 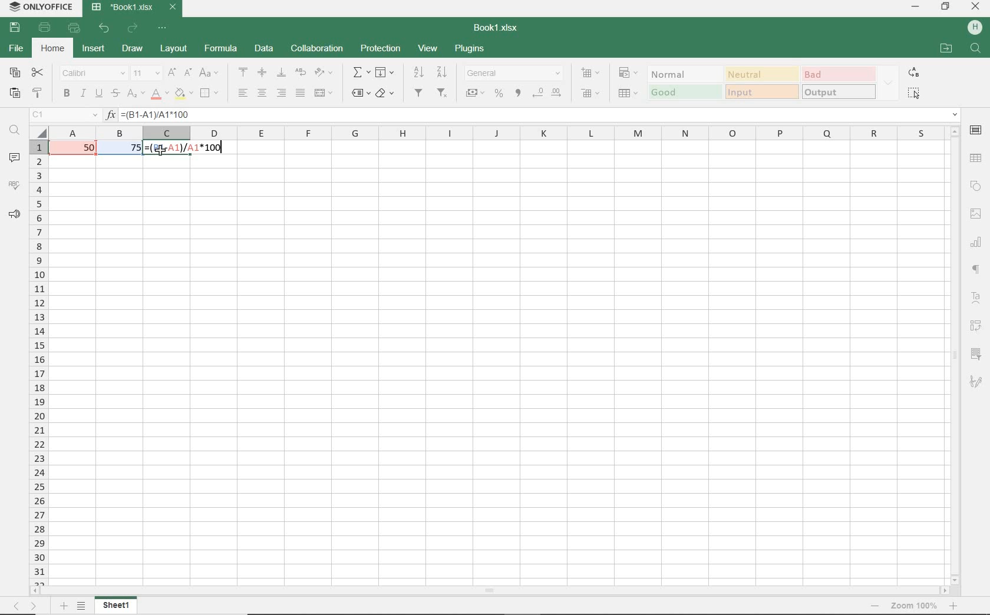 I want to click on zoom, so click(x=912, y=607).